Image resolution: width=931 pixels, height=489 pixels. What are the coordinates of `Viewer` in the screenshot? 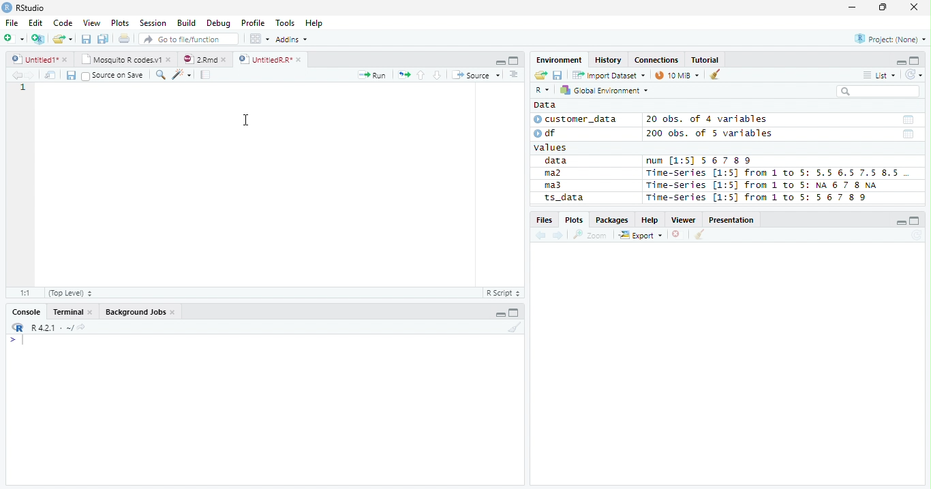 It's located at (686, 220).